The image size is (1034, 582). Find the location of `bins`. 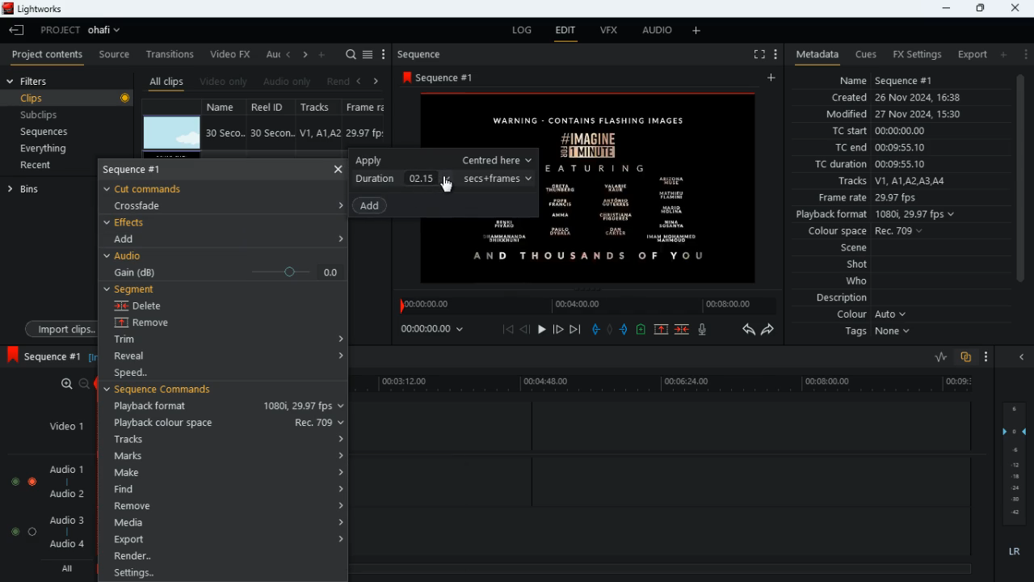

bins is located at coordinates (44, 188).